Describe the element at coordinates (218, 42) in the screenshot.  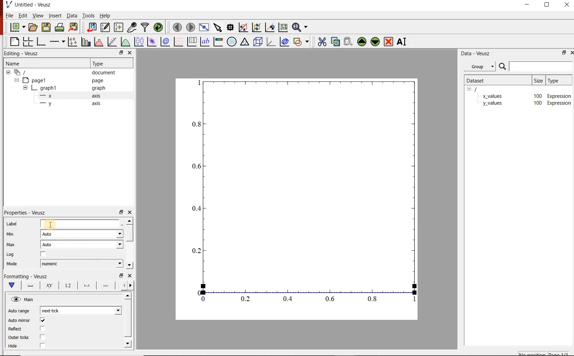
I see `image color bar` at that location.